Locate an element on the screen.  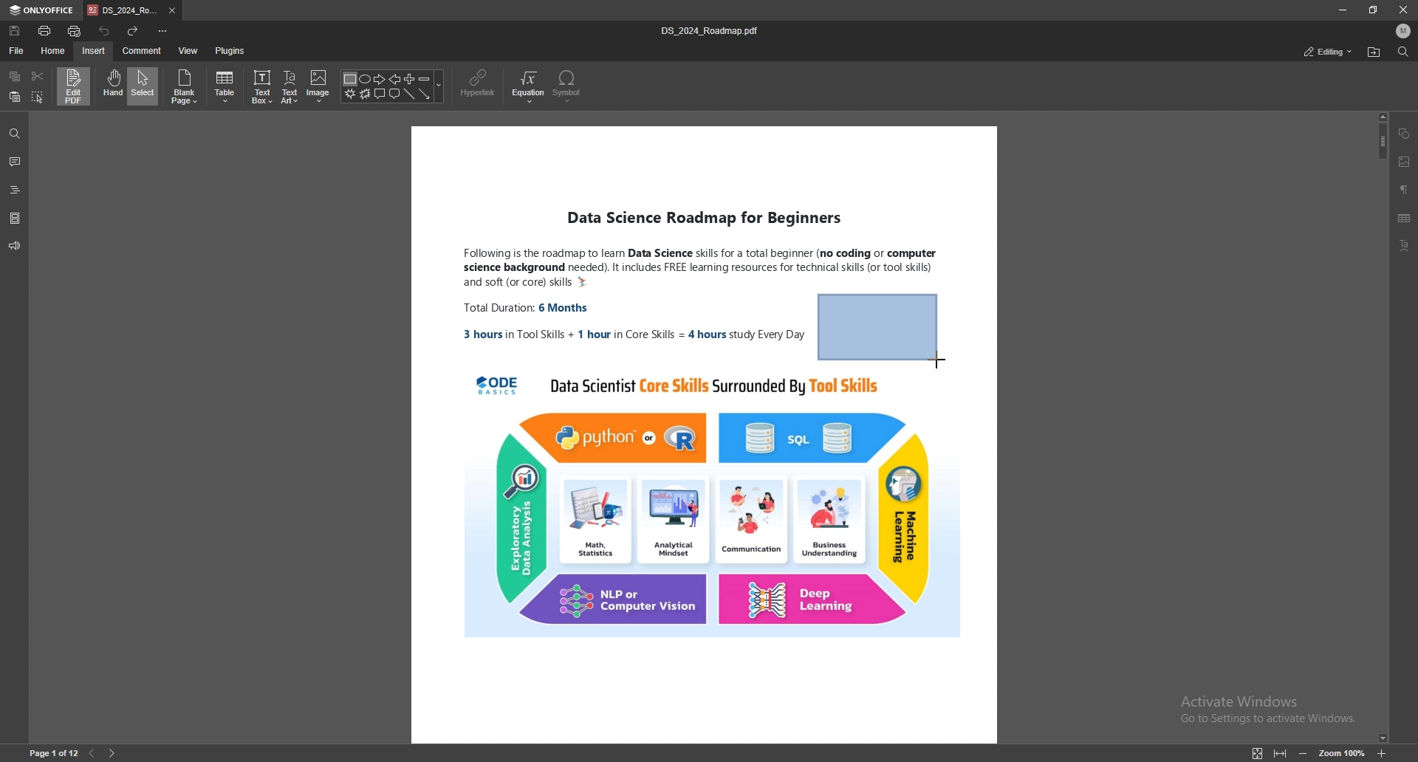
zoom in is located at coordinates (1382, 754).